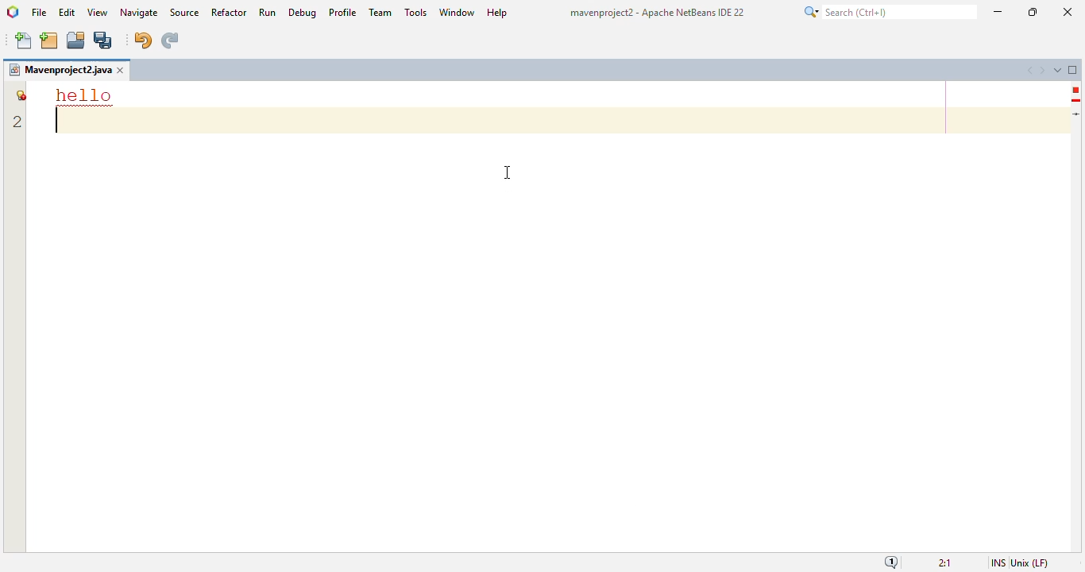 The image size is (1085, 572). Describe the element at coordinates (60, 70) in the screenshot. I see `project name` at that location.